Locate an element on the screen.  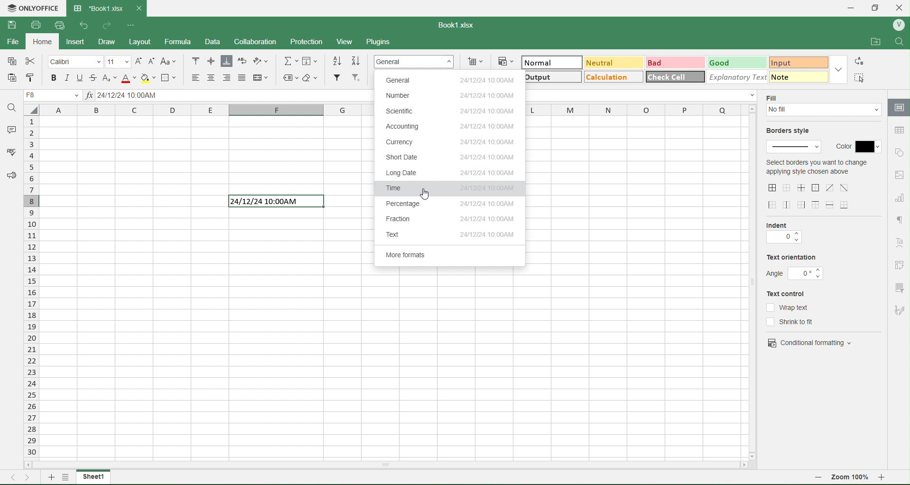
Middle Size is located at coordinates (210, 61).